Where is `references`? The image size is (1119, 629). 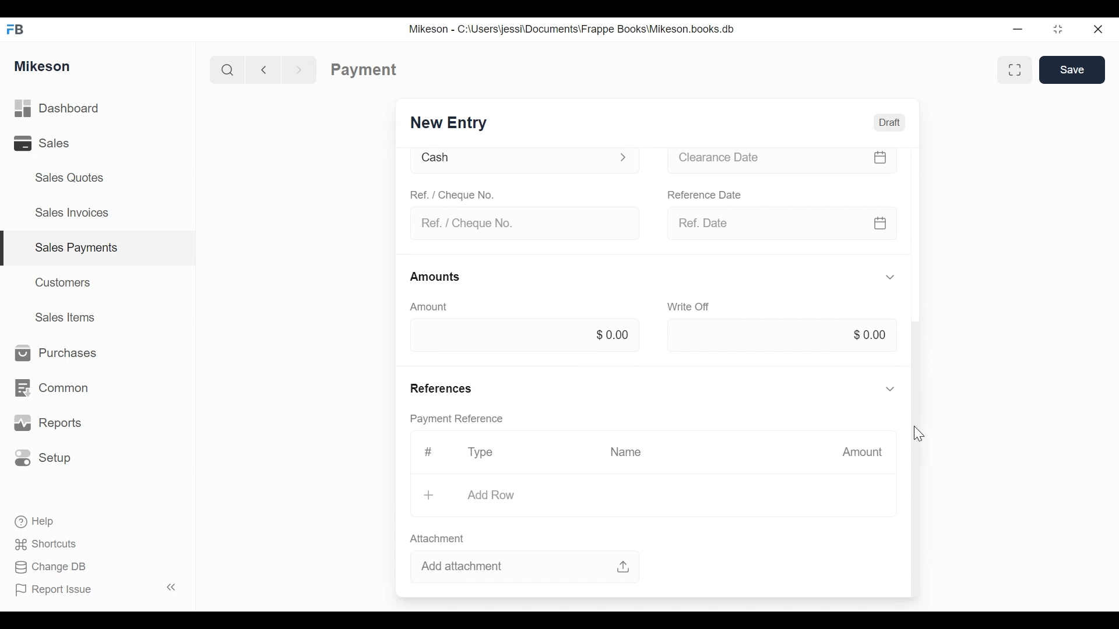 references is located at coordinates (440, 386).